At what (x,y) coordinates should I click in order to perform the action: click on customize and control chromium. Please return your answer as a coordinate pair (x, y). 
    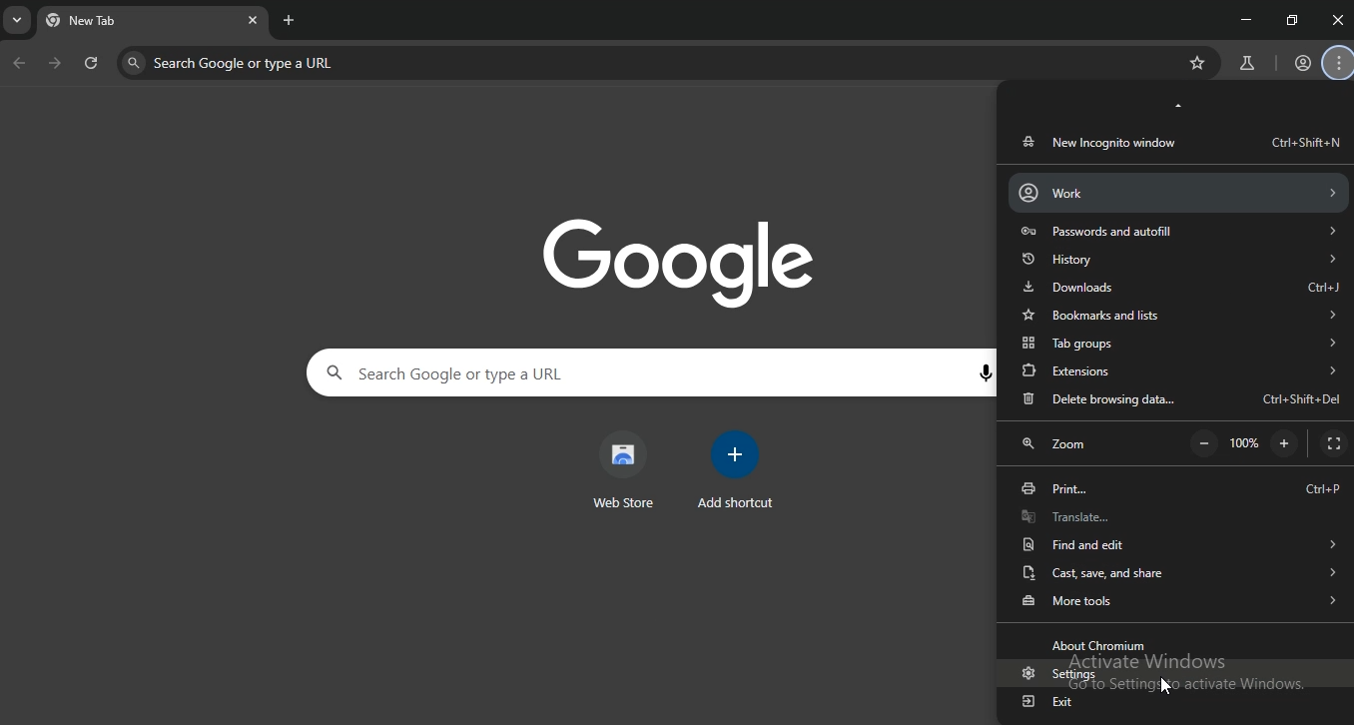
    Looking at the image, I should click on (1340, 64).